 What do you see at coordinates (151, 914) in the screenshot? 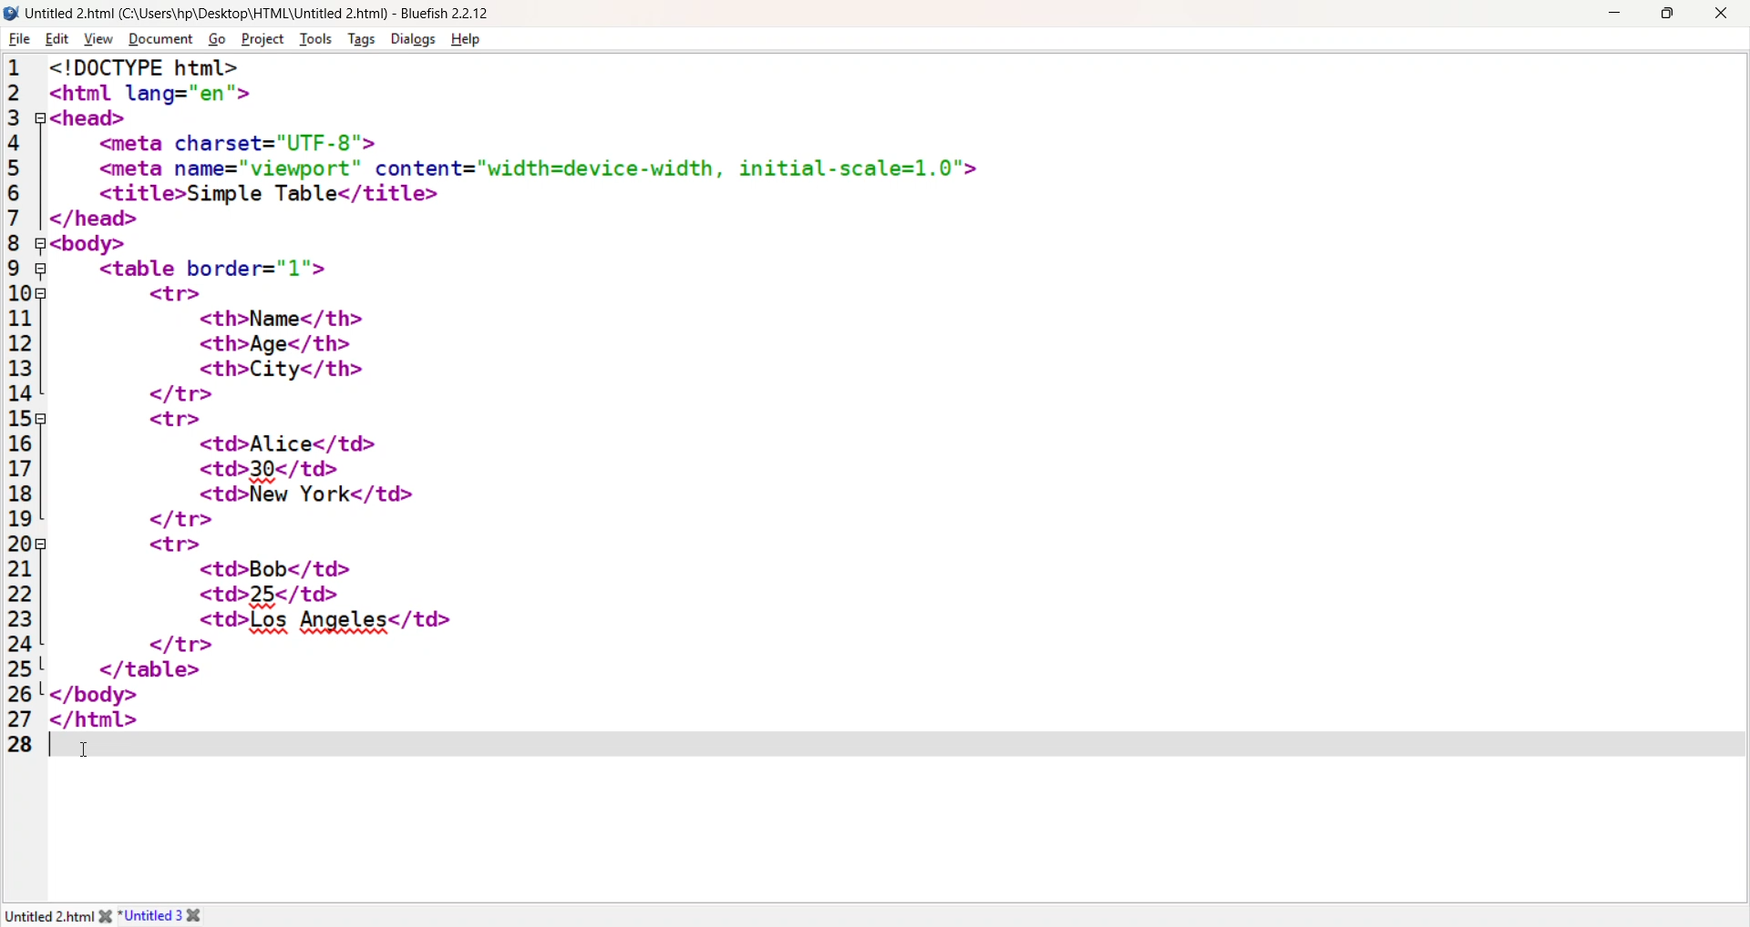
I see `Untitled 3` at bounding box center [151, 914].